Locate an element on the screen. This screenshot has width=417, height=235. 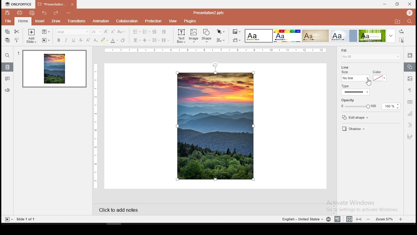
print file is located at coordinates (18, 13).